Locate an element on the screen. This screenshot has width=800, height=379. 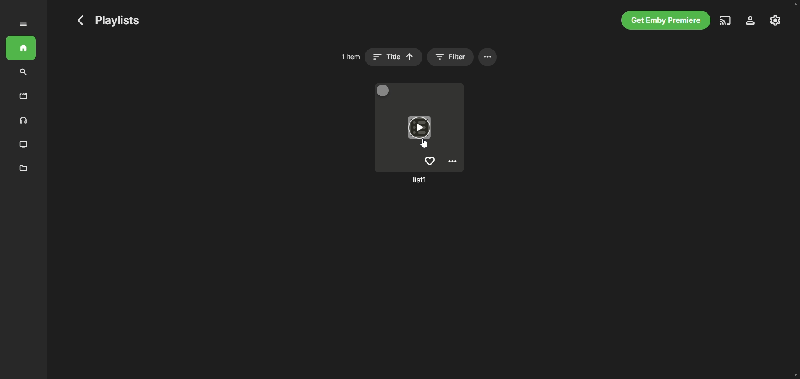
settings is located at coordinates (488, 57).